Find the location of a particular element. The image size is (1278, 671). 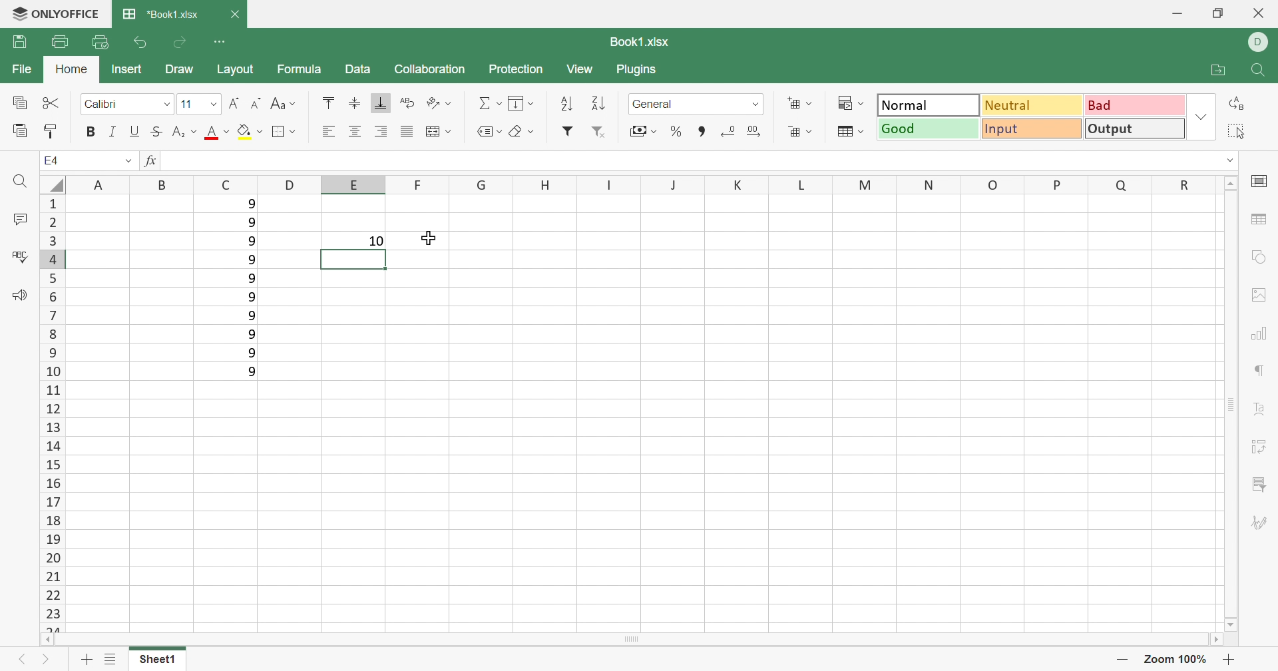

9 is located at coordinates (251, 221).